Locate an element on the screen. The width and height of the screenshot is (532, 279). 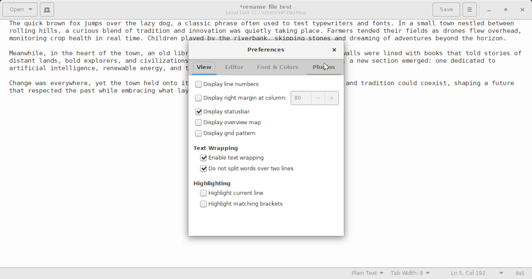
Display statusbar is located at coordinates (222, 111).